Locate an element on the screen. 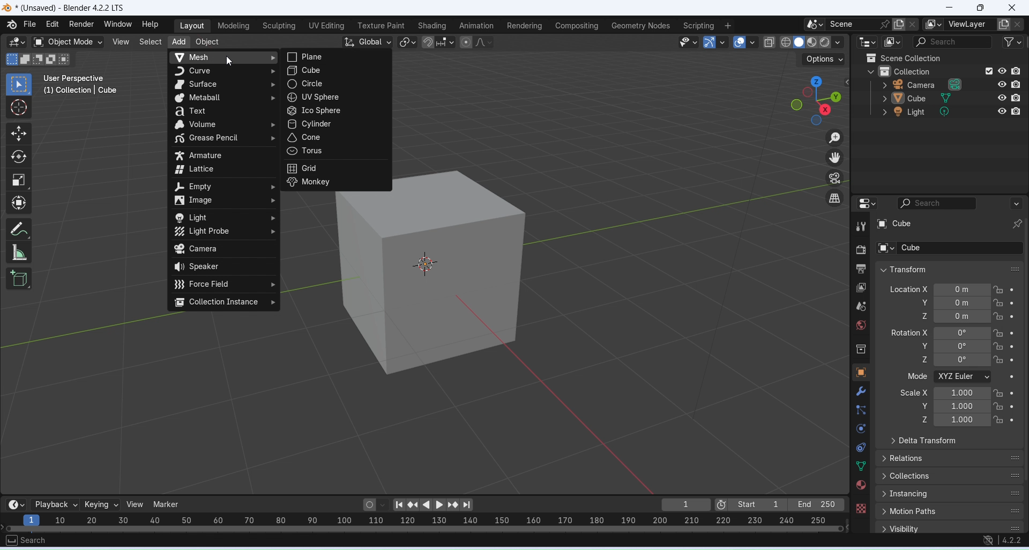  force field is located at coordinates (225, 284).